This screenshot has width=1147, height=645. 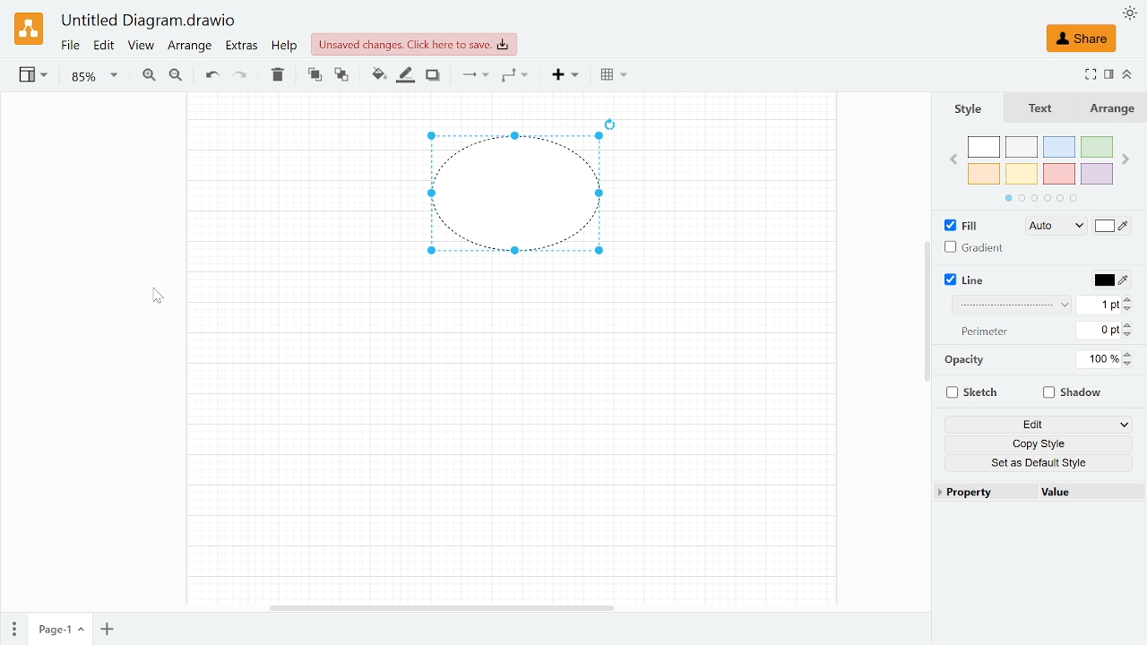 What do you see at coordinates (1074, 394) in the screenshot?
I see `Shadow` at bounding box center [1074, 394].